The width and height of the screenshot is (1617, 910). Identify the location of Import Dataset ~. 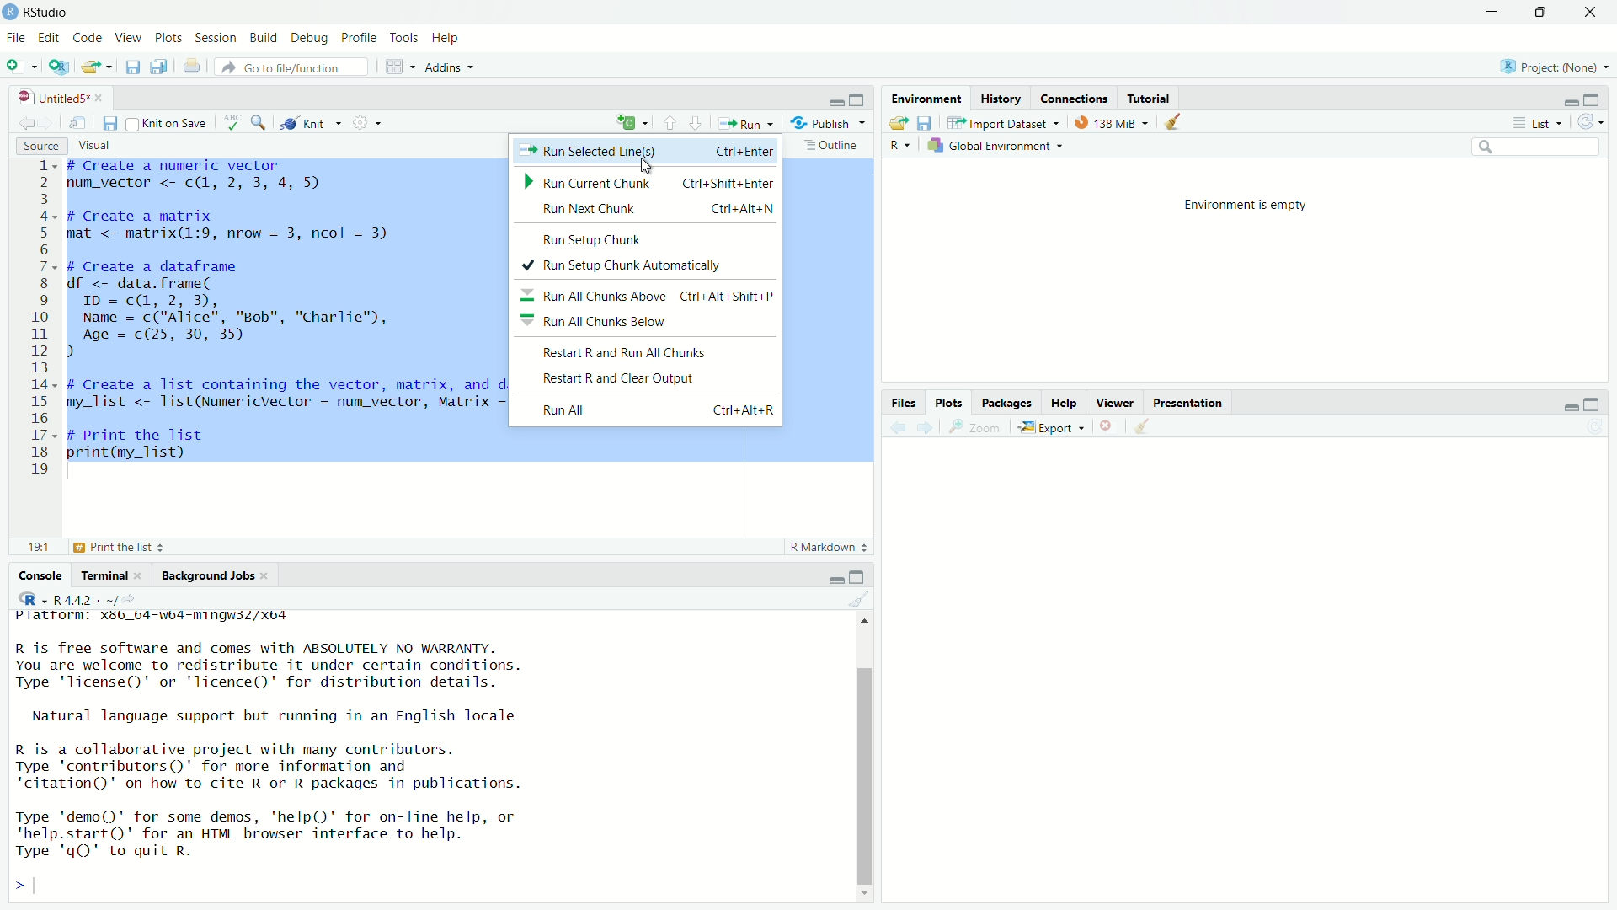
(1003, 123).